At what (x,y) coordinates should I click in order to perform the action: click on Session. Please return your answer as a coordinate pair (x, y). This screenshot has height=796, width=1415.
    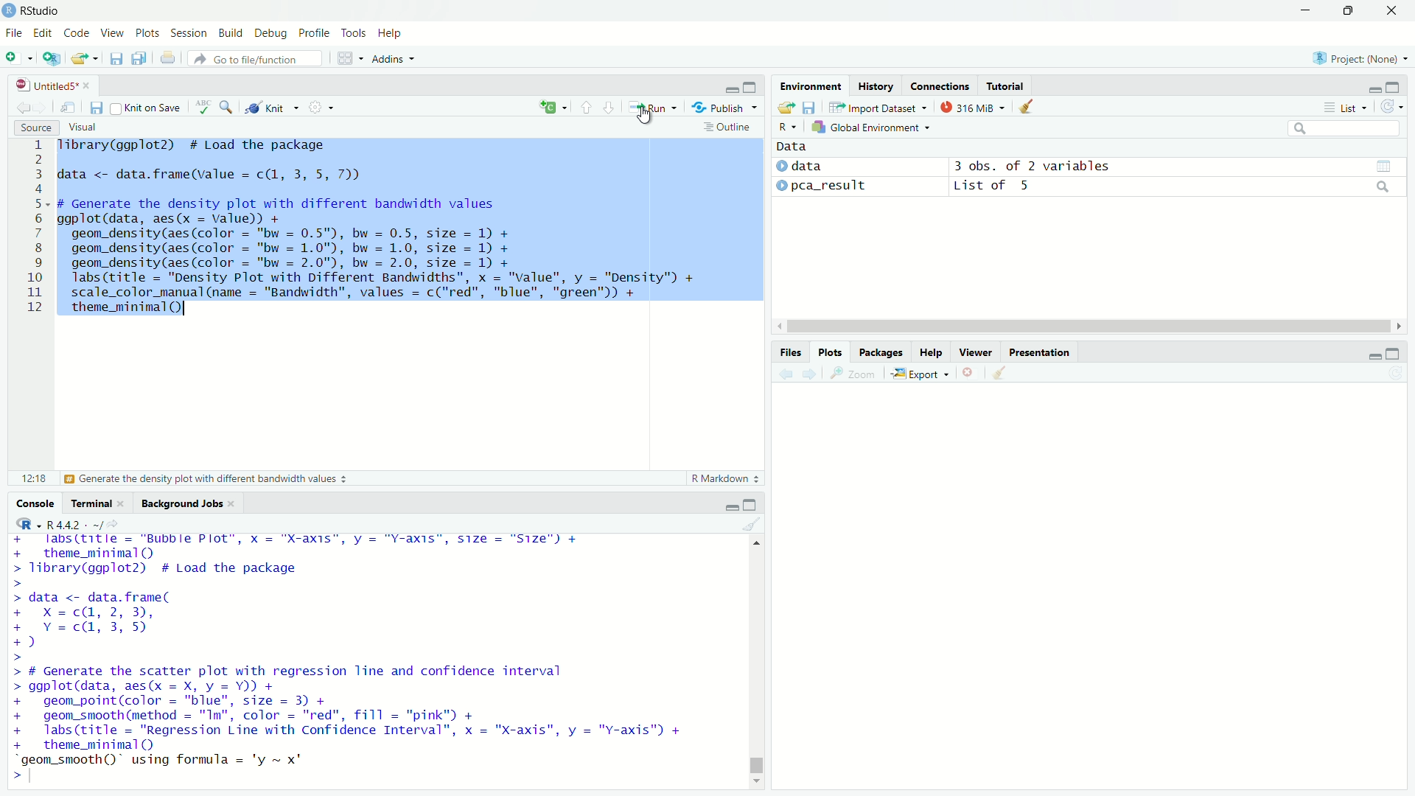
    Looking at the image, I should click on (188, 32).